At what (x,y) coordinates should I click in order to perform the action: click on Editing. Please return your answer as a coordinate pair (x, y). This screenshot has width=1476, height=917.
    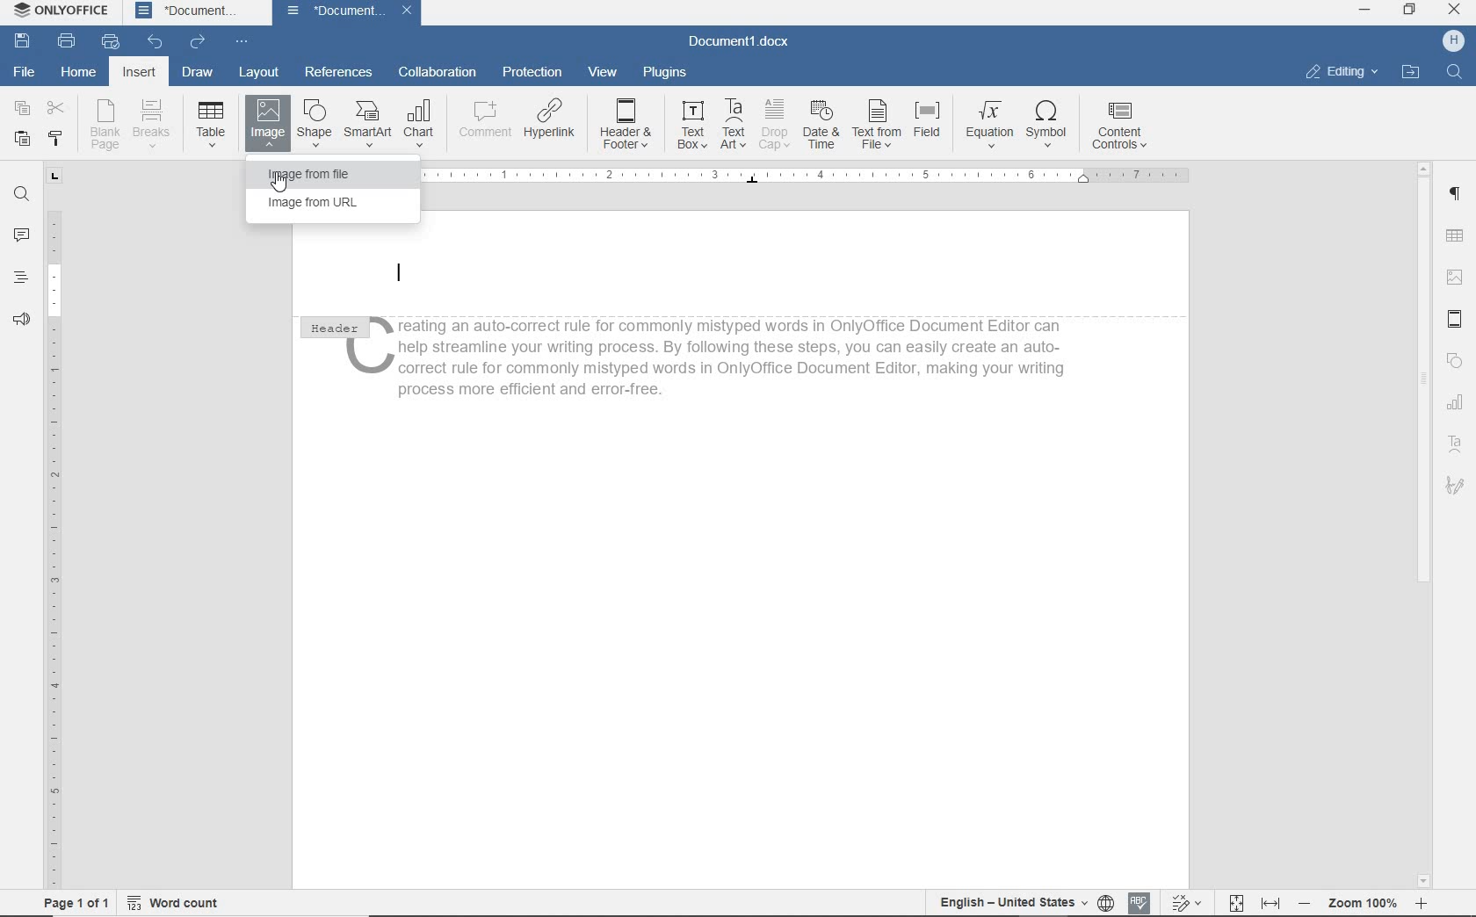
    Looking at the image, I should click on (1338, 72).